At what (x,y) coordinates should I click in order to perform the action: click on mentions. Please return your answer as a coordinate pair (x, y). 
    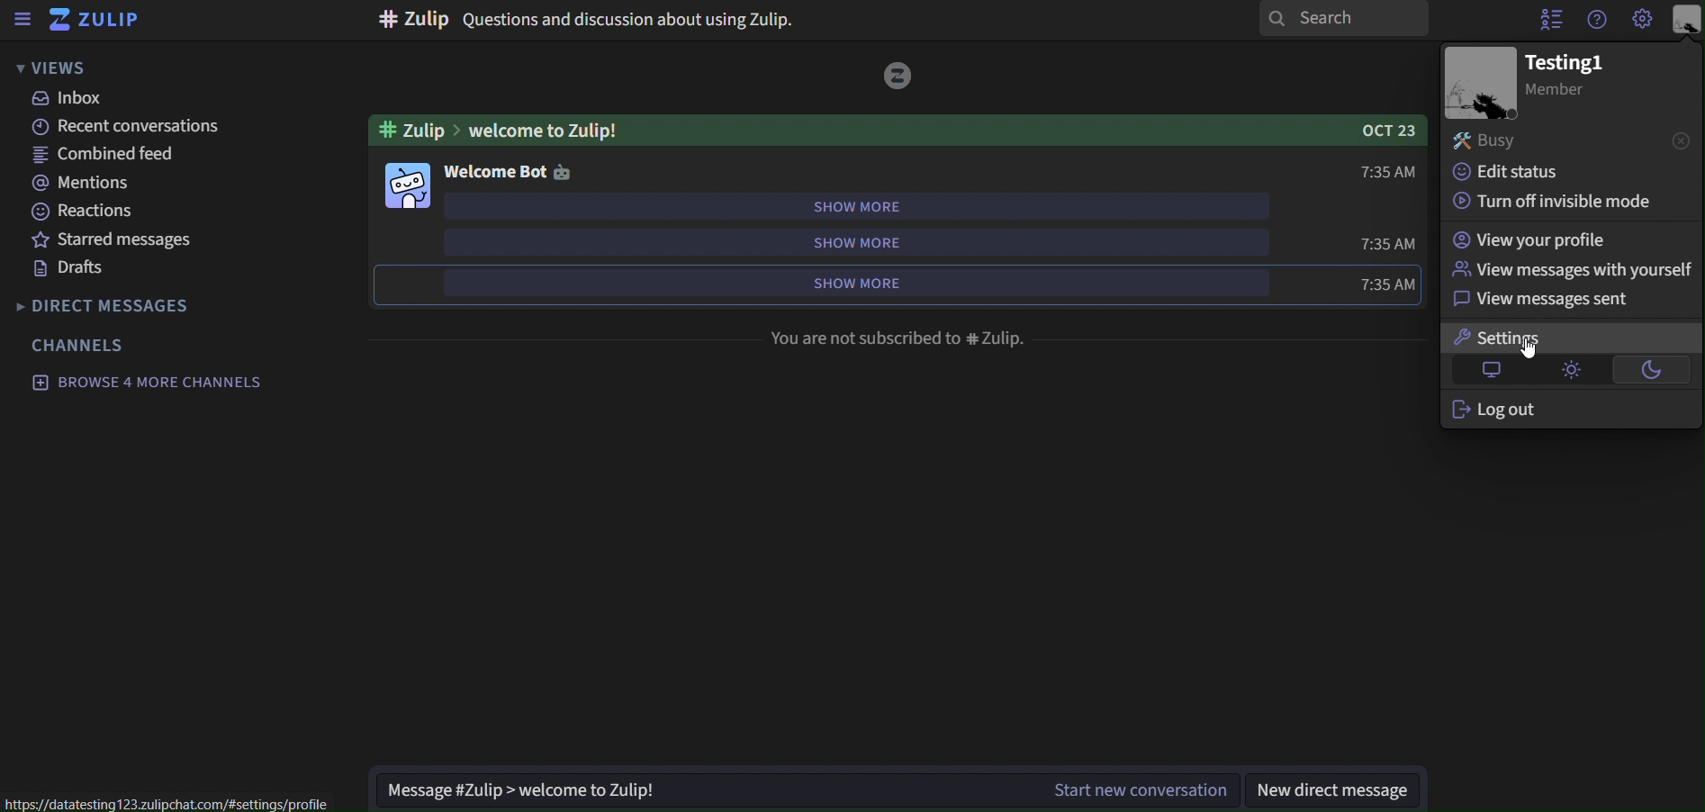
    Looking at the image, I should click on (77, 184).